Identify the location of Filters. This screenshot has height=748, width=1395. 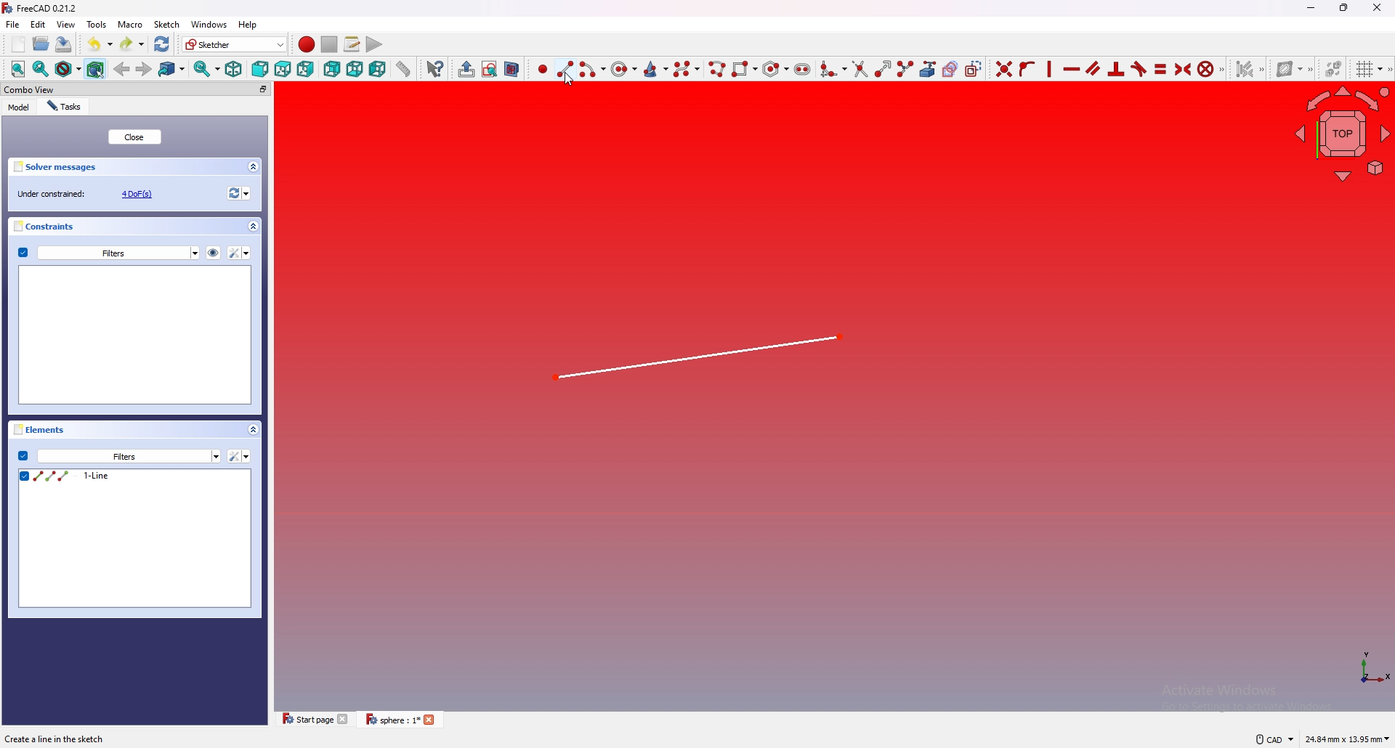
(118, 252).